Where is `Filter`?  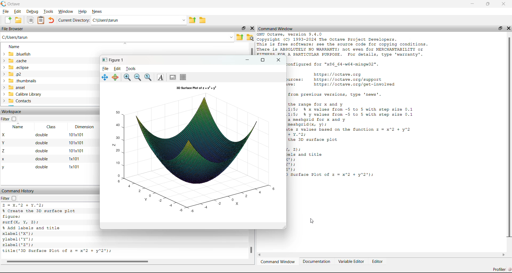 Filter is located at coordinates (5, 119).